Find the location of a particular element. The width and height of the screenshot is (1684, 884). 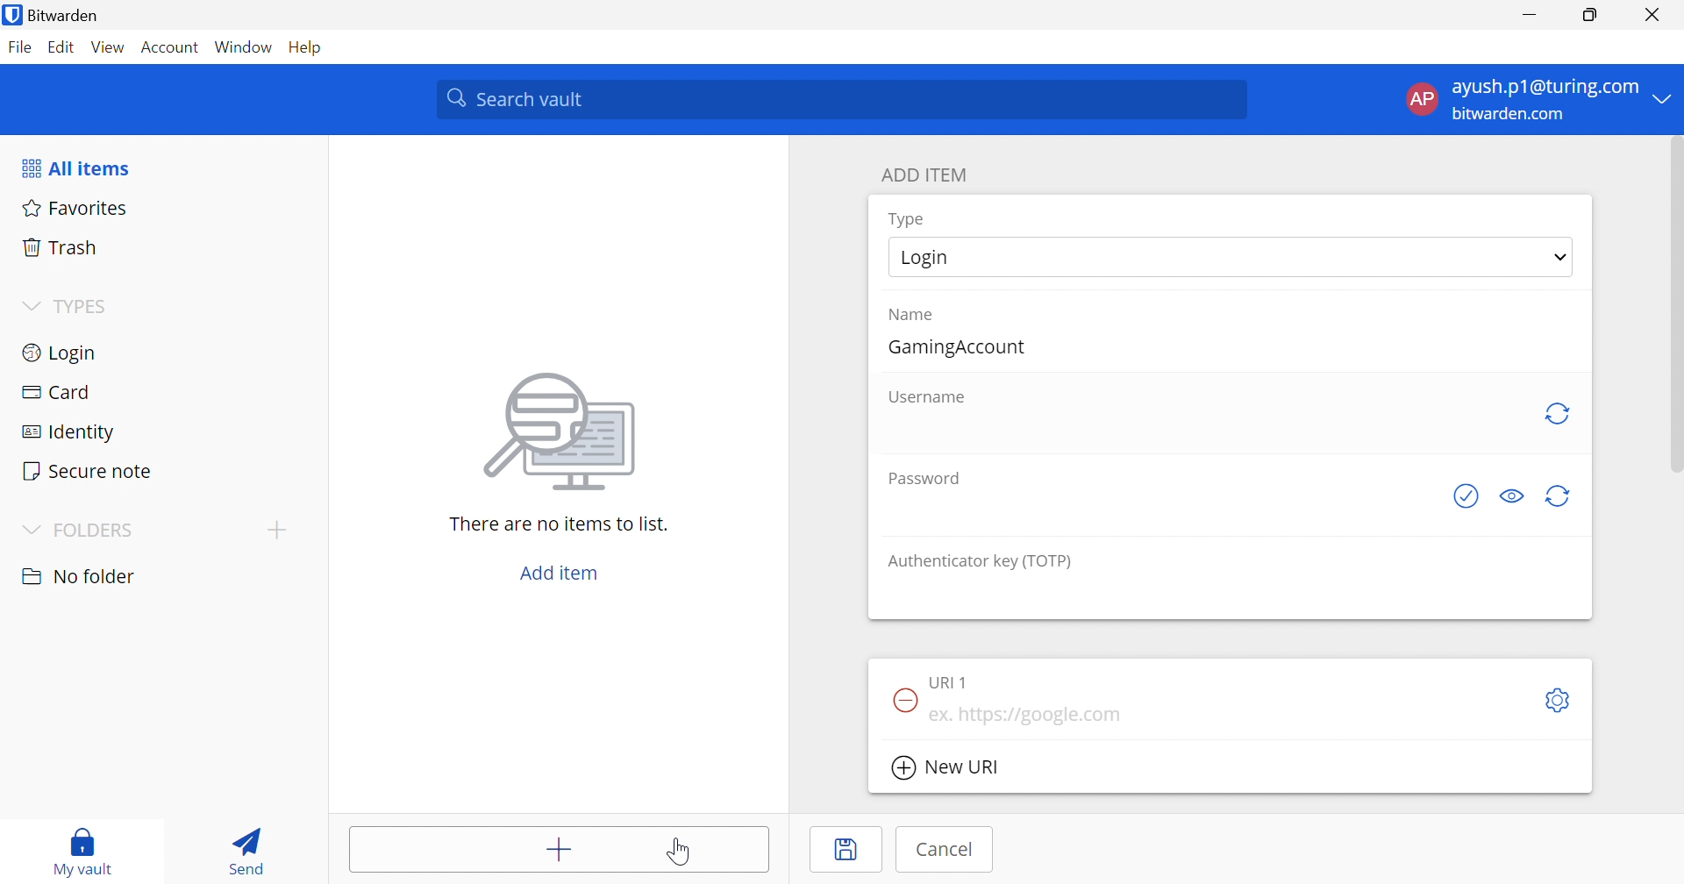

TYPES is located at coordinates (86, 305).